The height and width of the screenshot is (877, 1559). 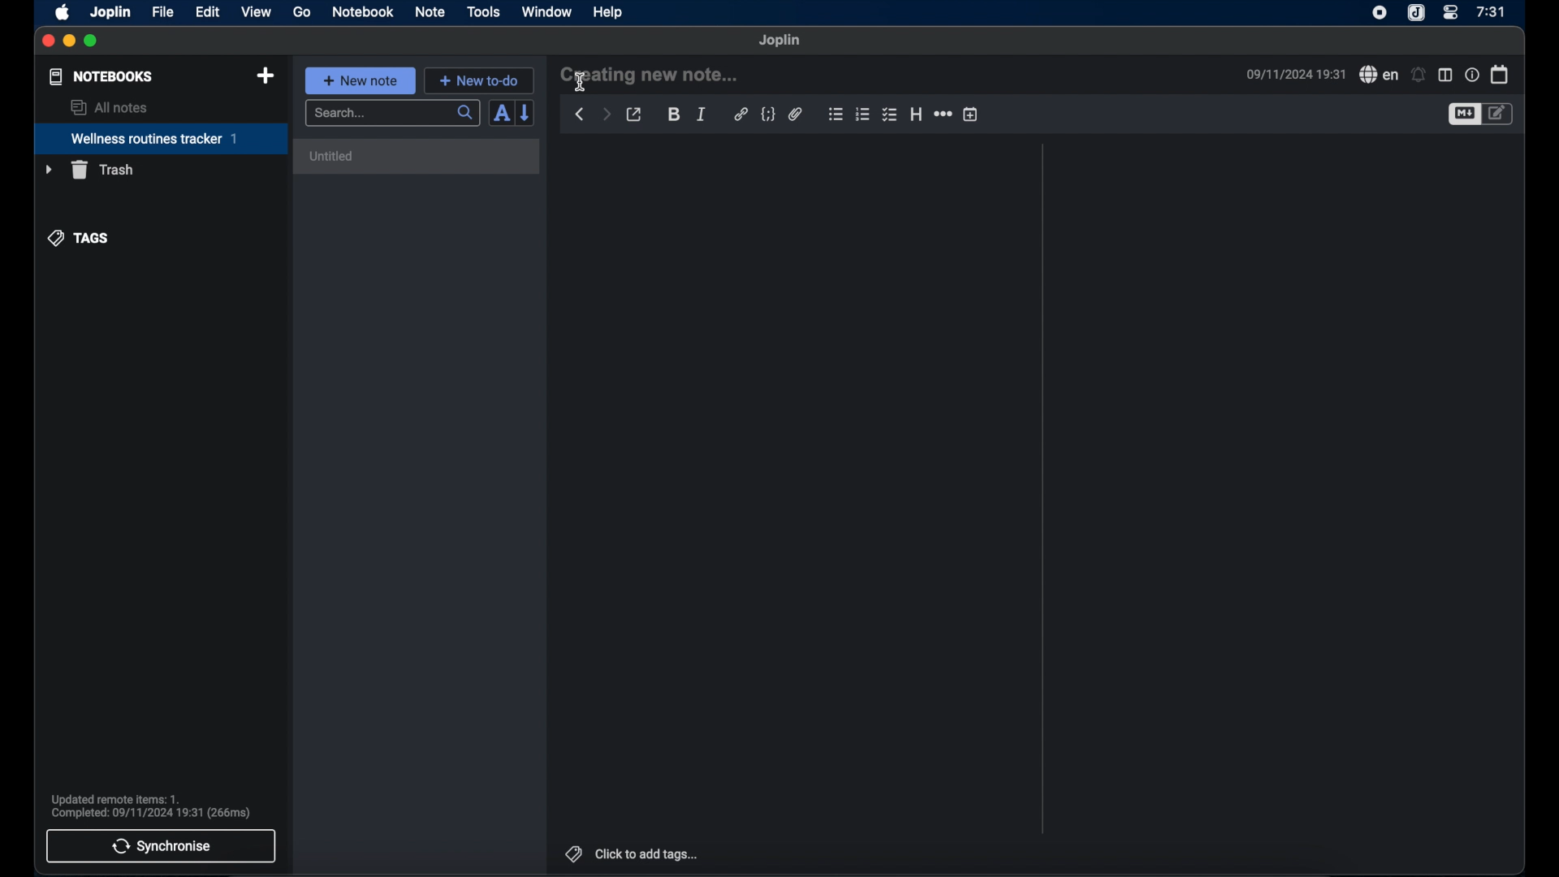 What do you see at coordinates (484, 12) in the screenshot?
I see `tools` at bounding box center [484, 12].